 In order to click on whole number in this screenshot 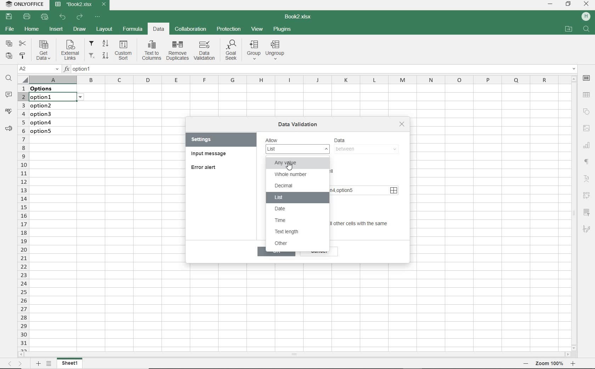, I will do `click(293, 175)`.